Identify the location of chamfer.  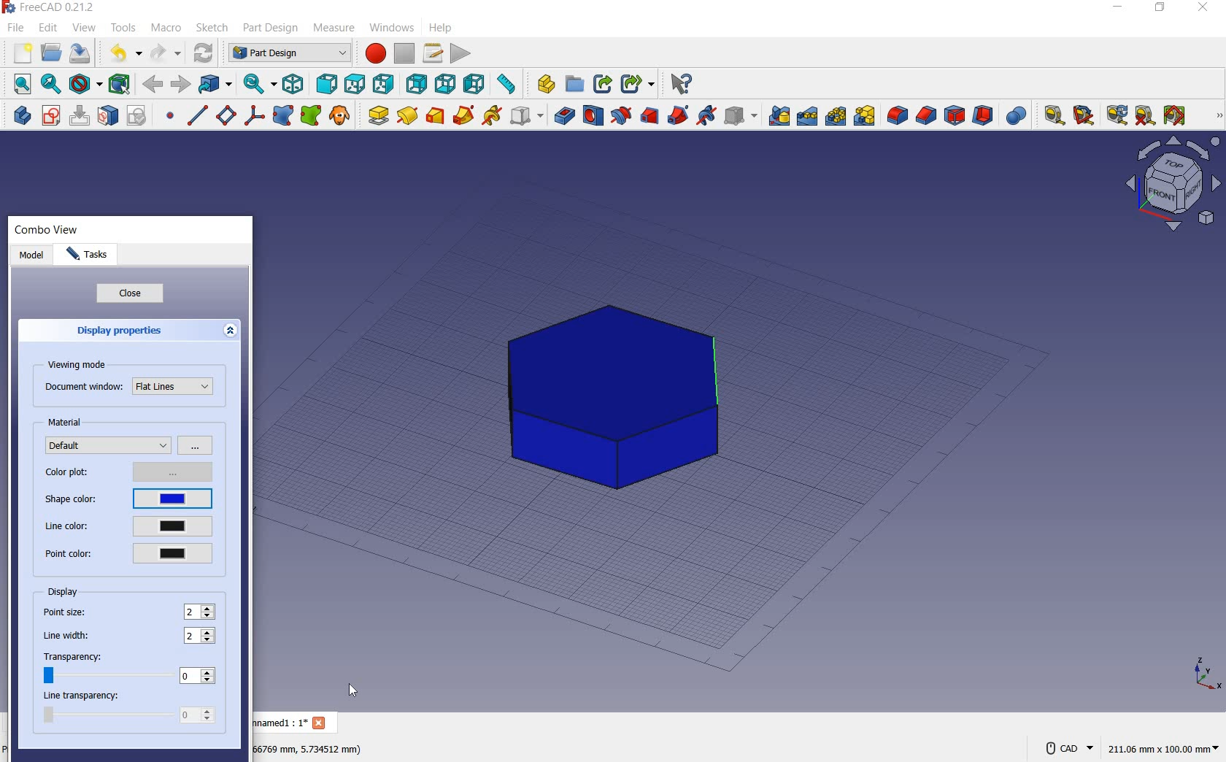
(926, 117).